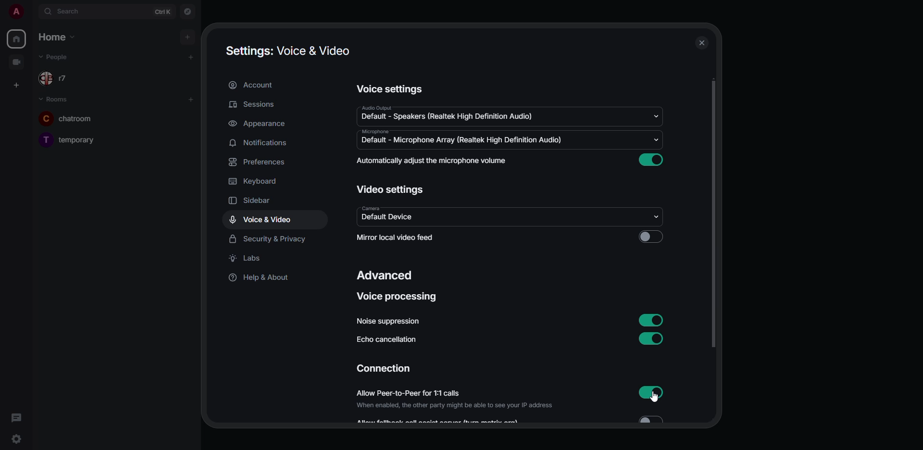 This screenshot has height=450, width=923. What do you see at coordinates (261, 142) in the screenshot?
I see `notifications` at bounding box center [261, 142].